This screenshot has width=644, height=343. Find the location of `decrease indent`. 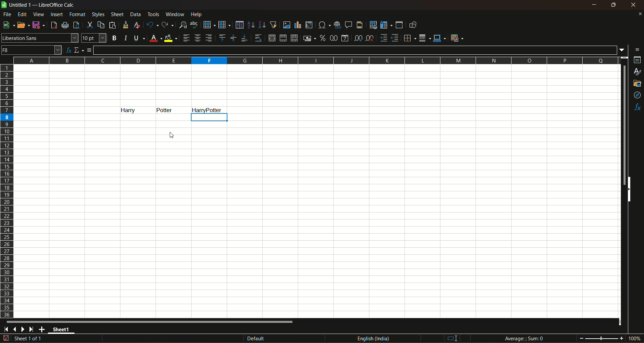

decrease indent is located at coordinates (395, 38).